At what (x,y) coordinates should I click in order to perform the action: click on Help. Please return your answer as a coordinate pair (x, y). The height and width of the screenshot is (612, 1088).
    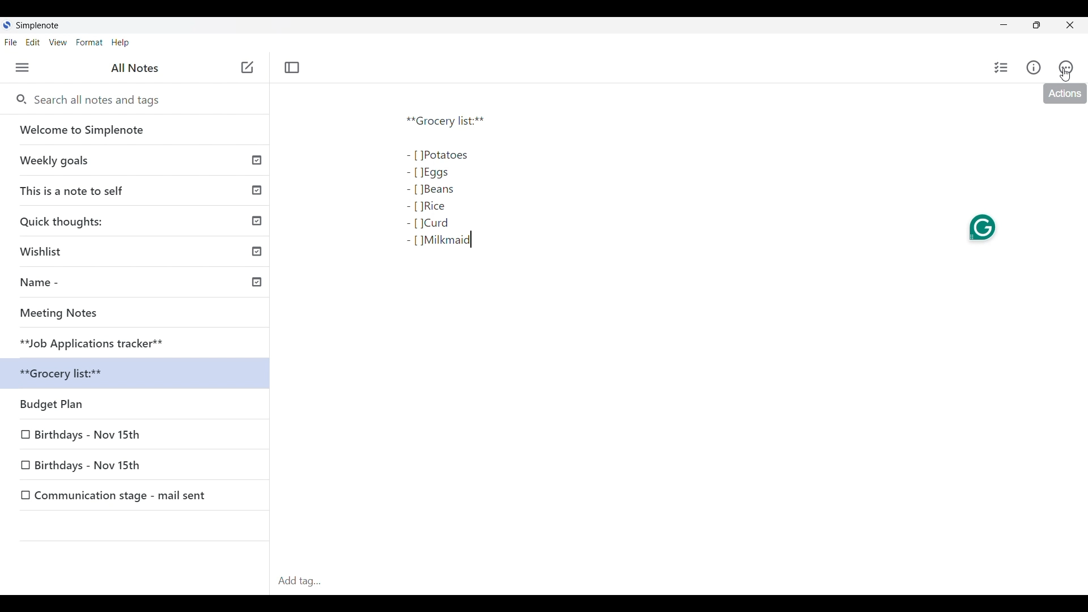
    Looking at the image, I should click on (121, 43).